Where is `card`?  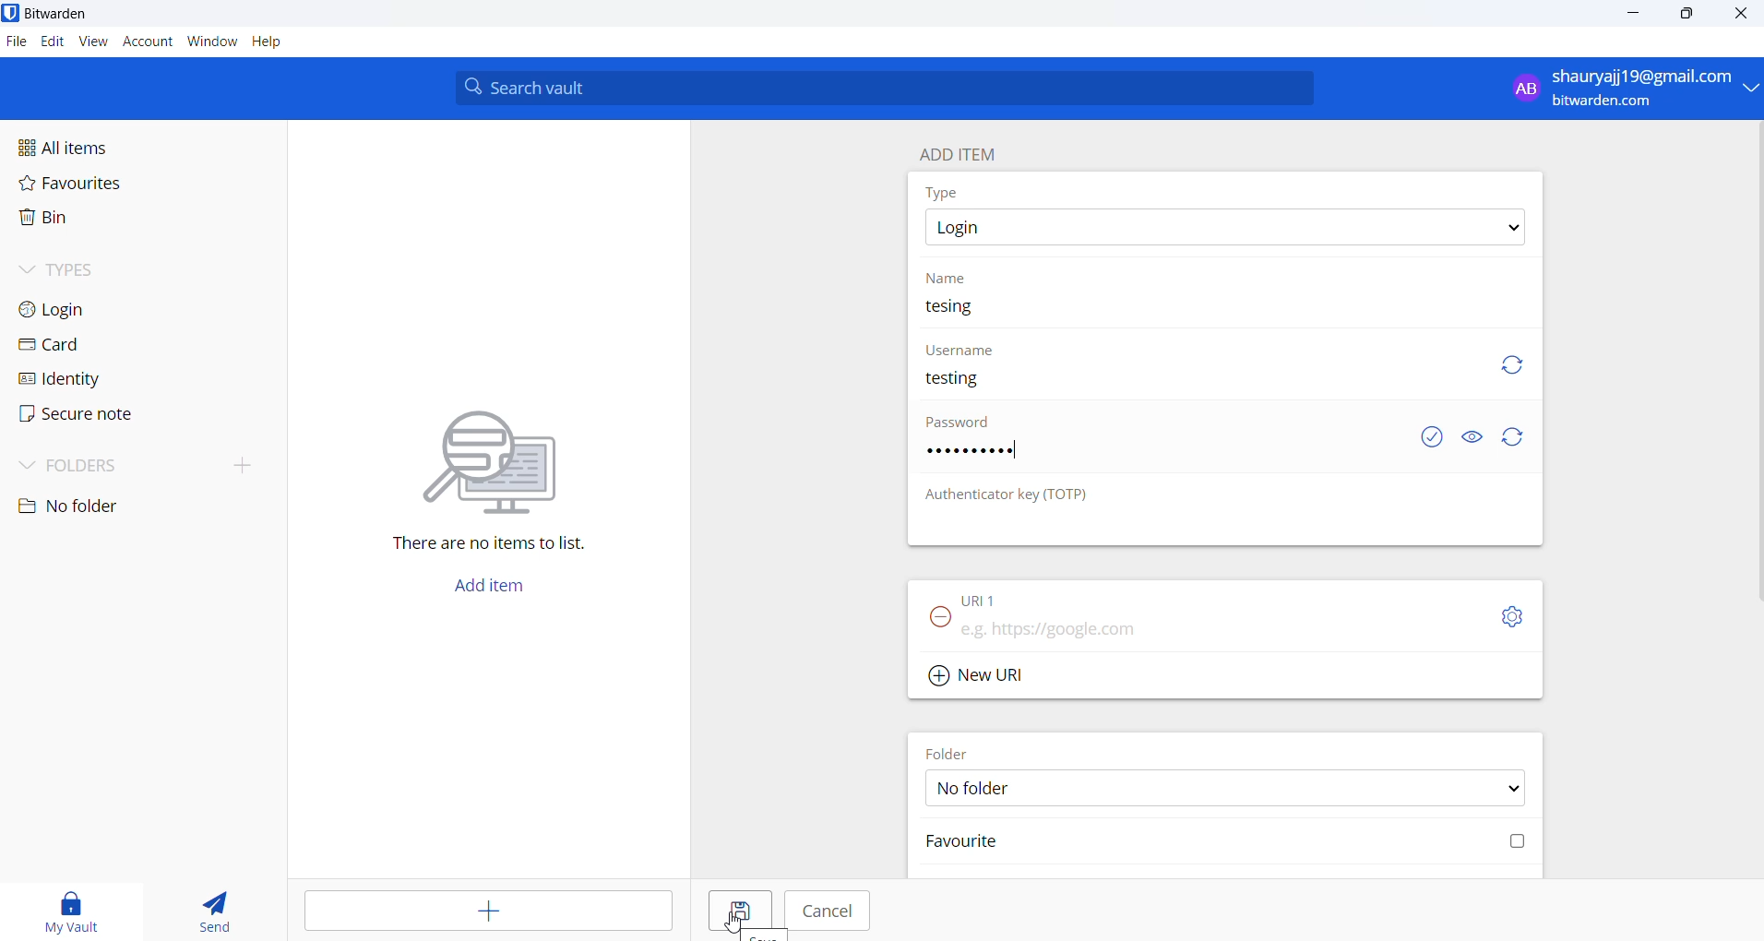
card is located at coordinates (74, 346).